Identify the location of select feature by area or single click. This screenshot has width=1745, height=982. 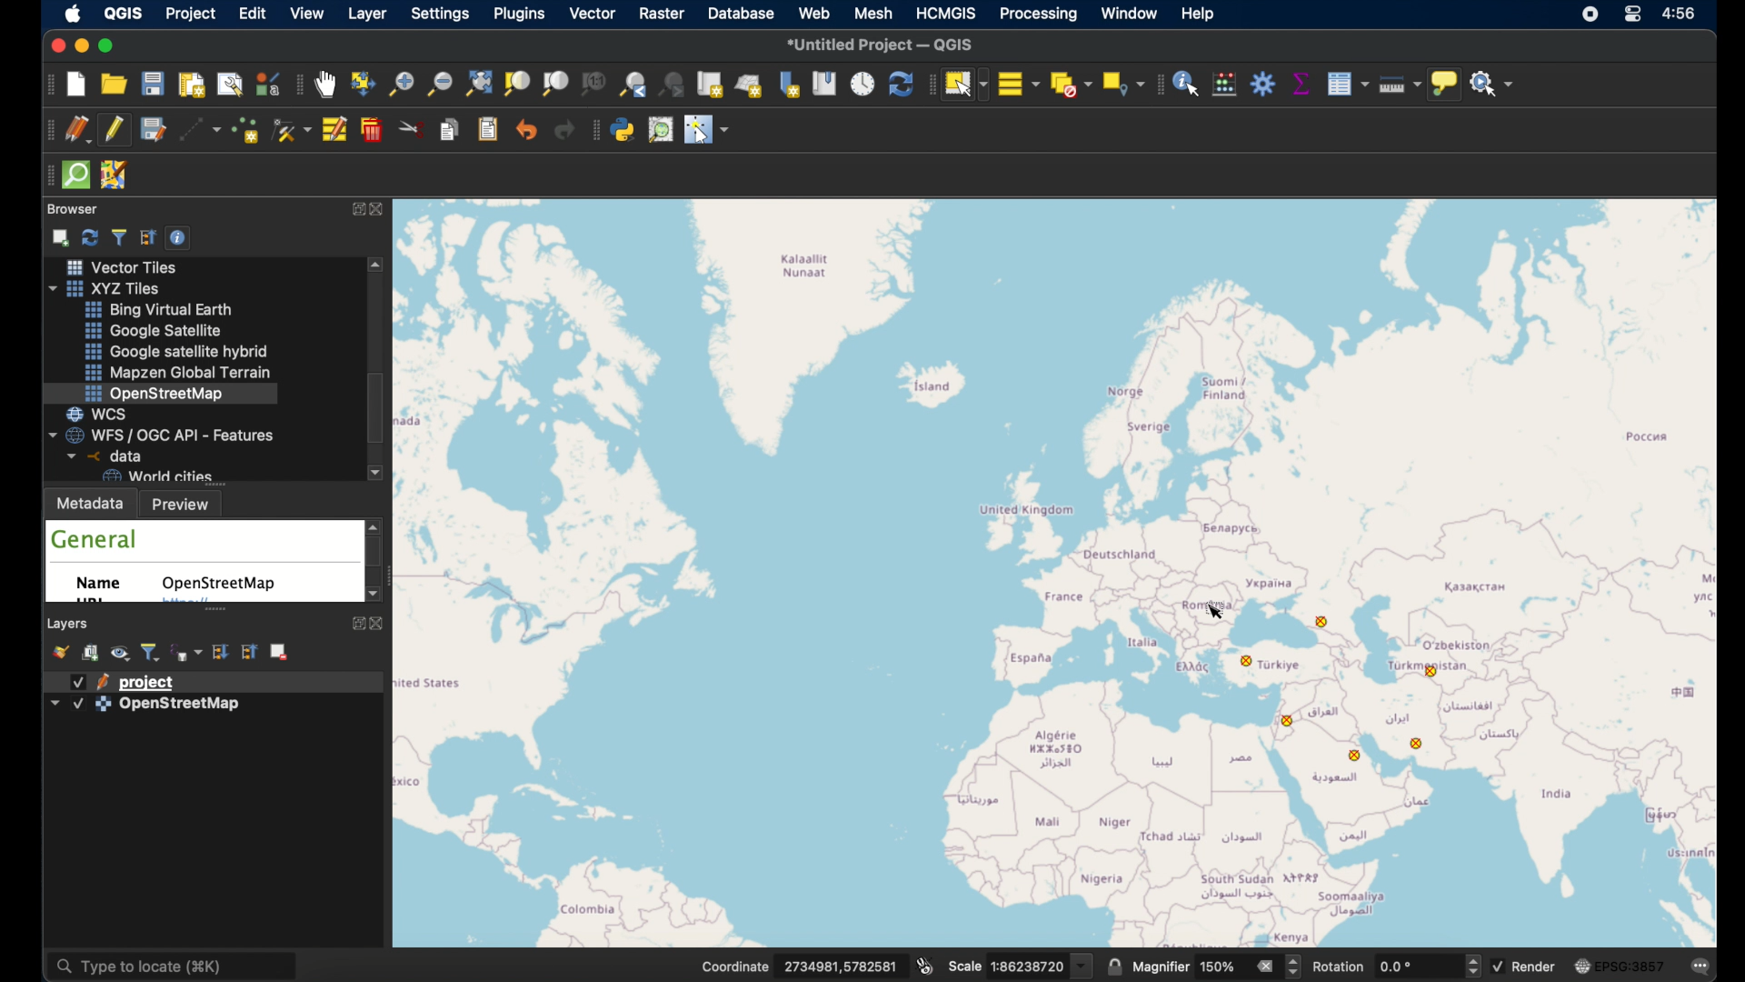
(964, 83).